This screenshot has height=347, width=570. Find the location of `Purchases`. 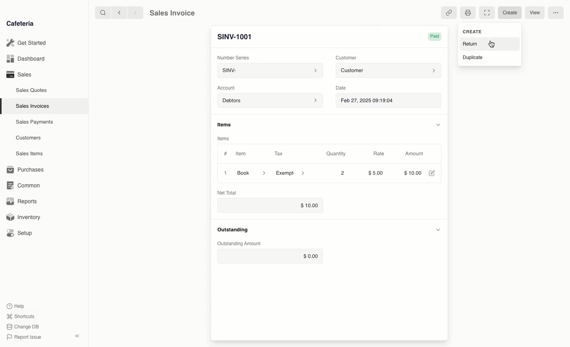

Purchases is located at coordinates (27, 170).